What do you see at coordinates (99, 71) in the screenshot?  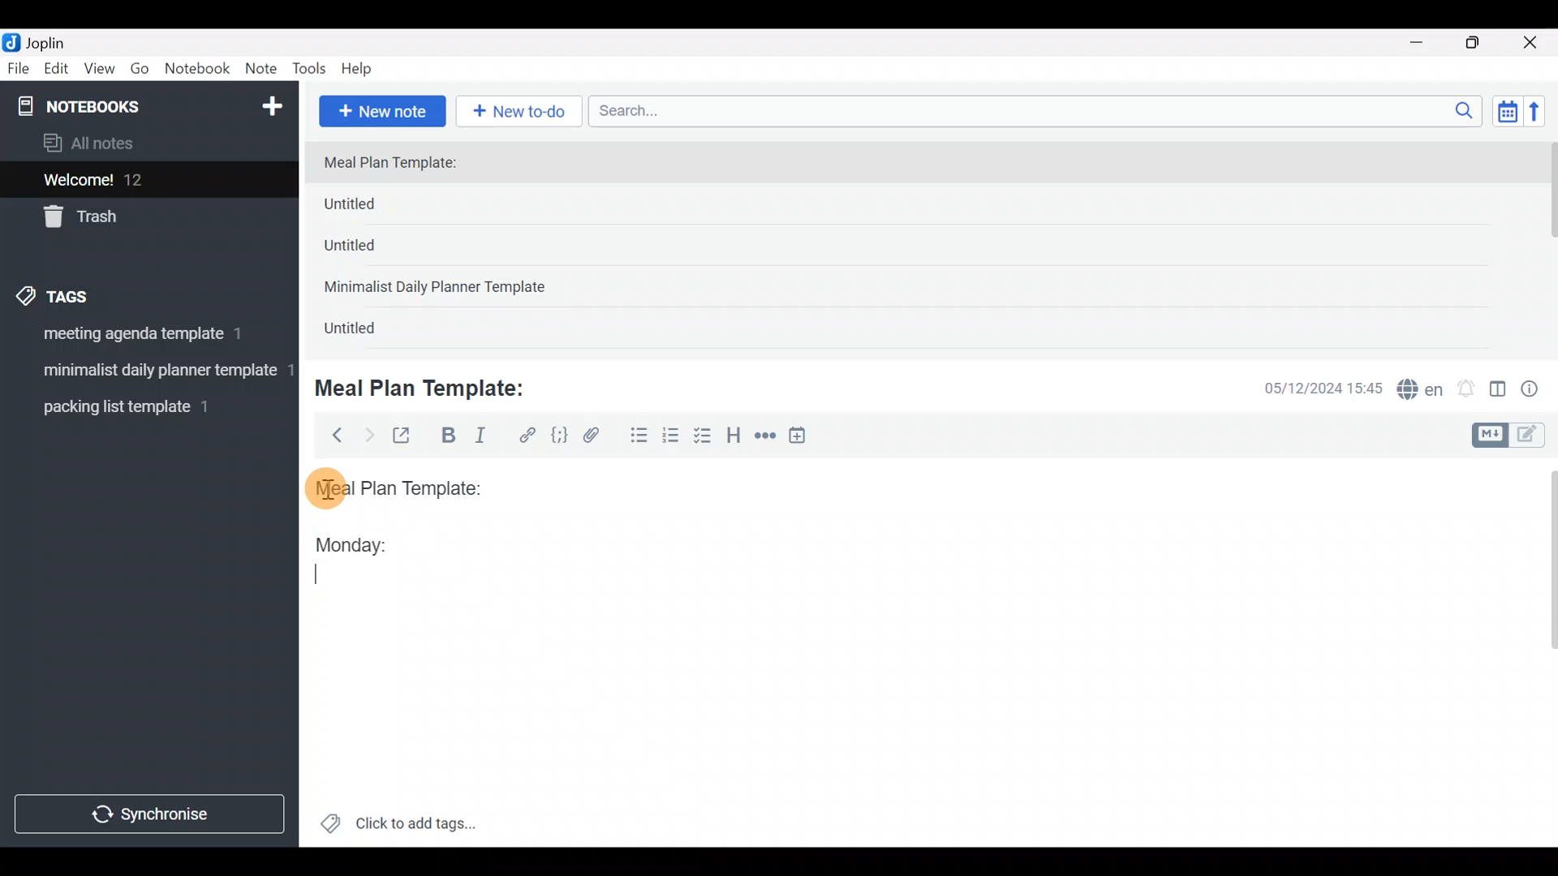 I see `View` at bounding box center [99, 71].